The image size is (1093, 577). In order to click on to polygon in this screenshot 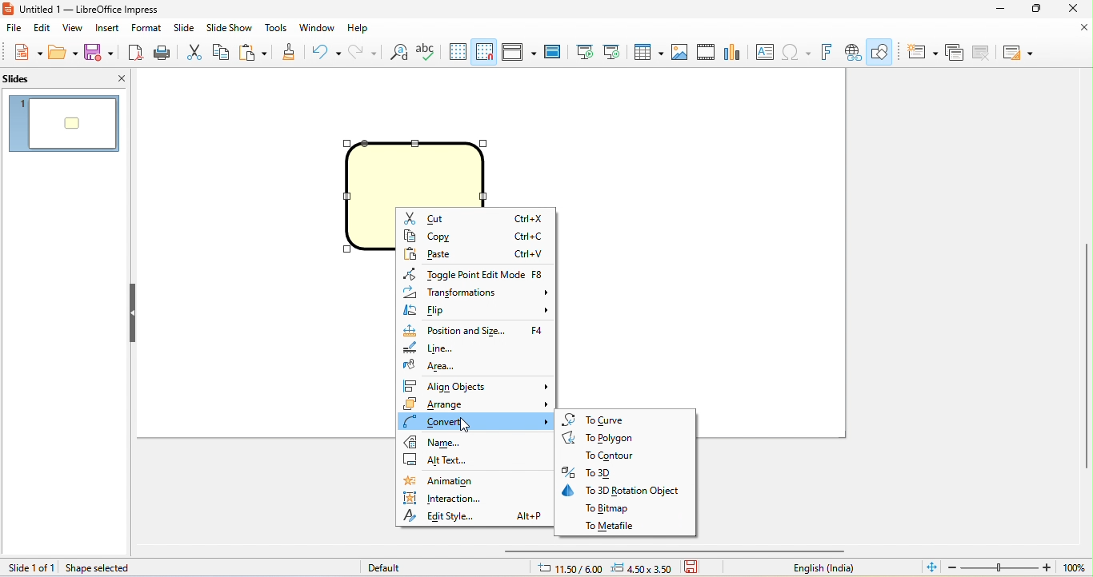, I will do `click(608, 439)`.